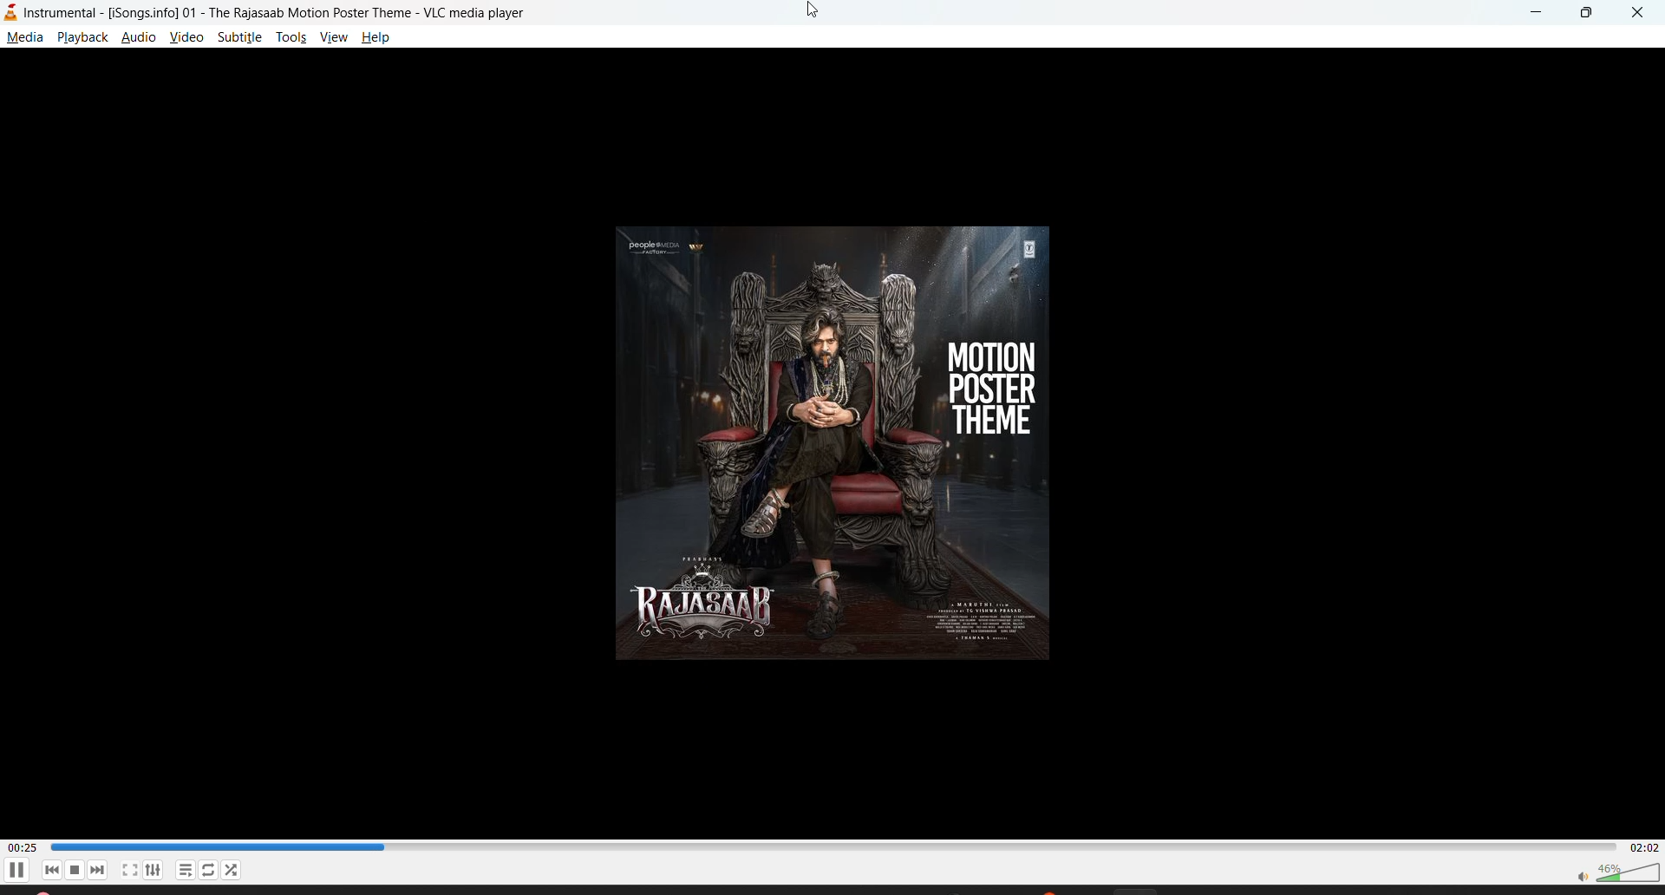 The width and height of the screenshot is (1665, 895). I want to click on media, so click(24, 38).